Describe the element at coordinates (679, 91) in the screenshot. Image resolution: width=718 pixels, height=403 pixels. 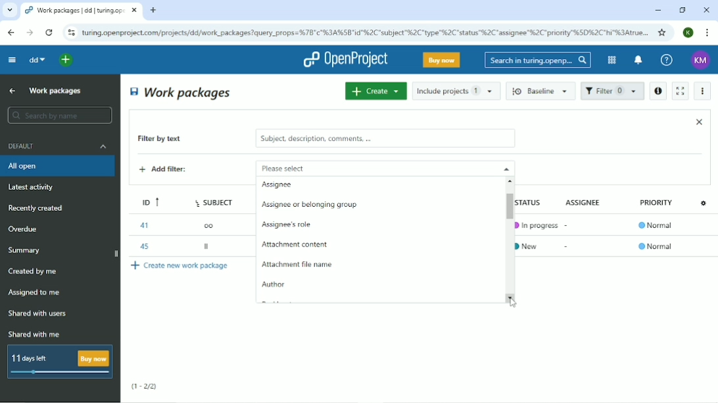
I see `Activate zen mode` at that location.